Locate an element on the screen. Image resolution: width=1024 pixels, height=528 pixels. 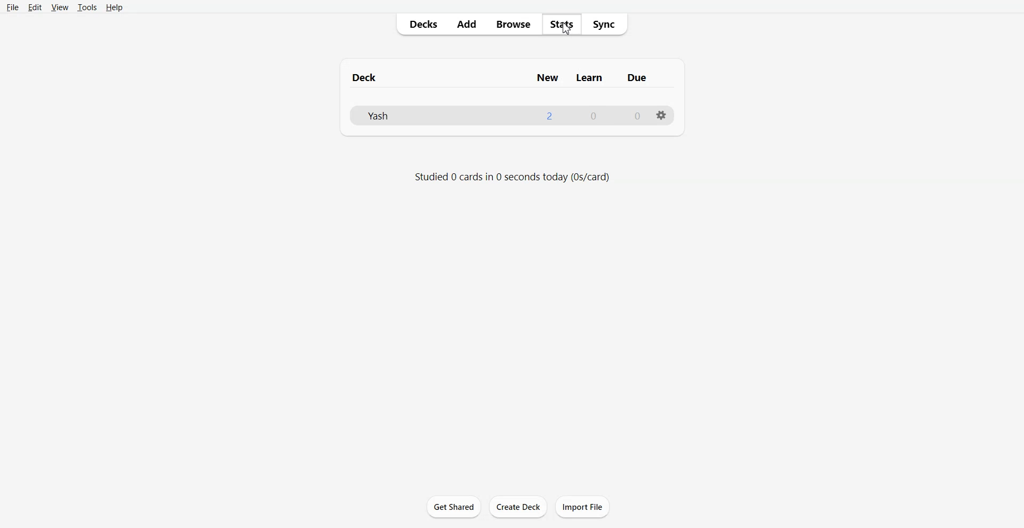
Due is located at coordinates (643, 74).